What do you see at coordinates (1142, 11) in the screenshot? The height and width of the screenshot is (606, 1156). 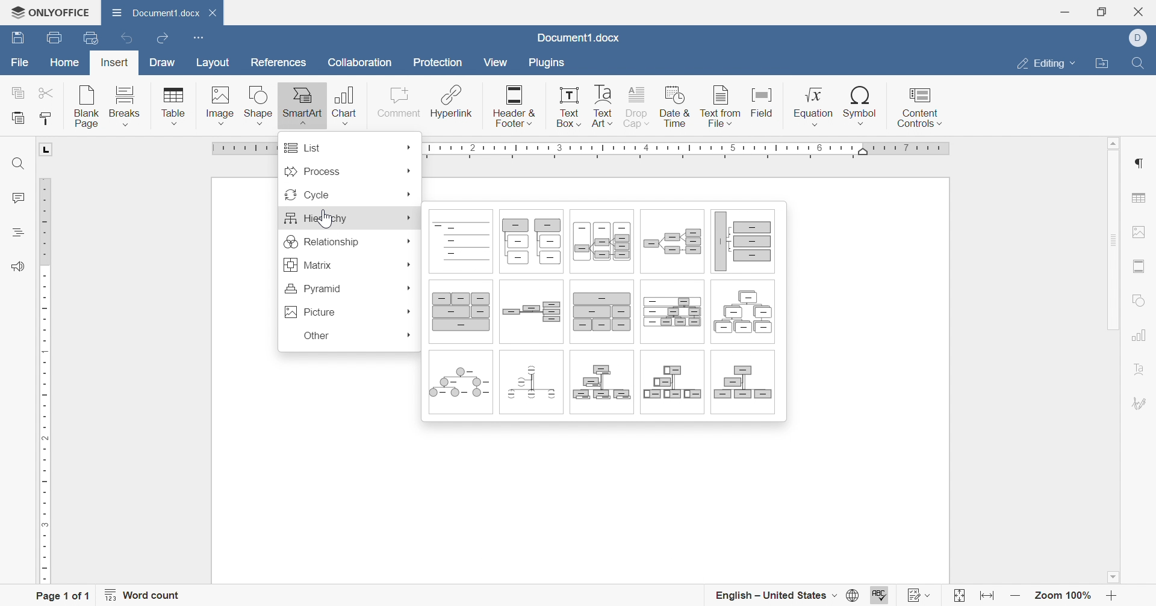 I see `Close` at bounding box center [1142, 11].